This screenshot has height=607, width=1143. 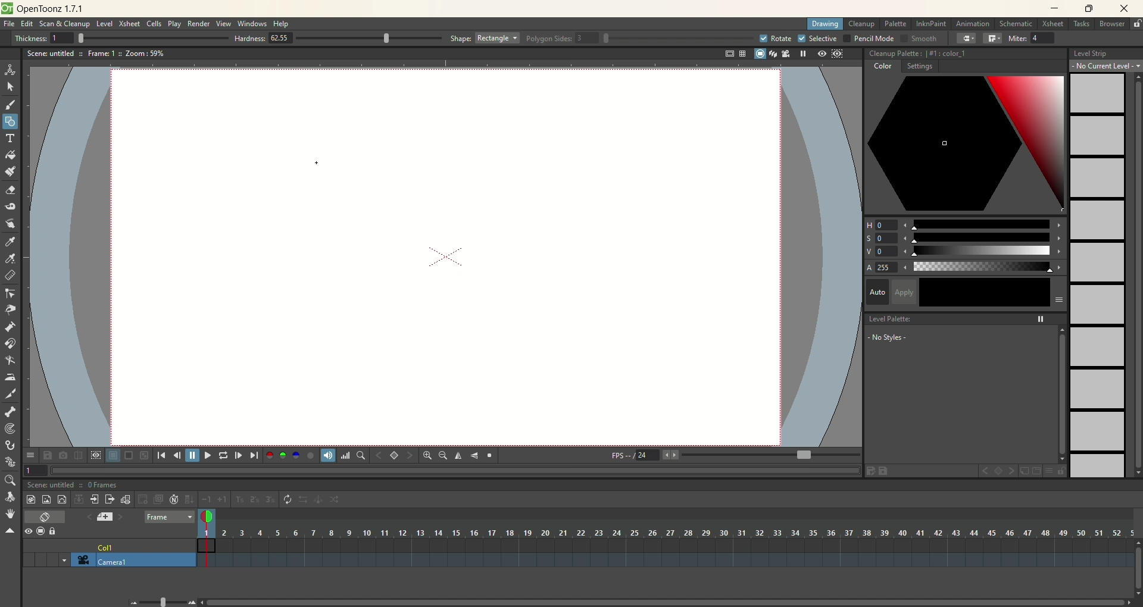 What do you see at coordinates (105, 24) in the screenshot?
I see `level` at bounding box center [105, 24].